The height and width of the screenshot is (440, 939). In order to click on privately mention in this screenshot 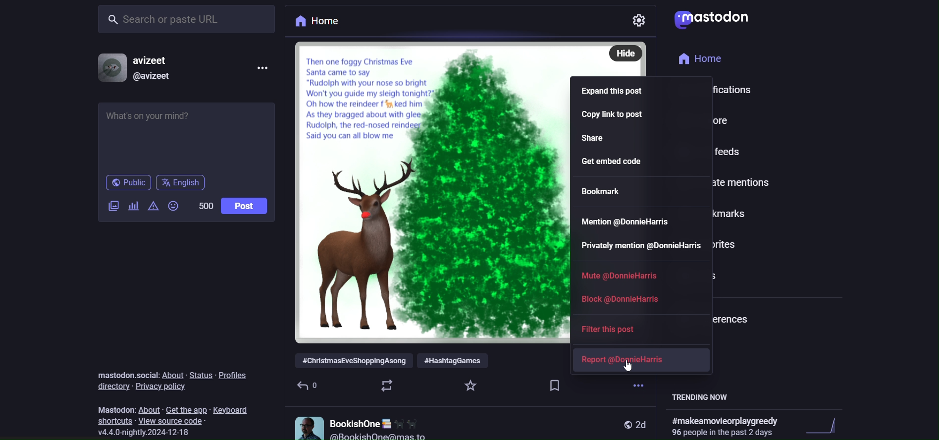, I will do `click(638, 246)`.